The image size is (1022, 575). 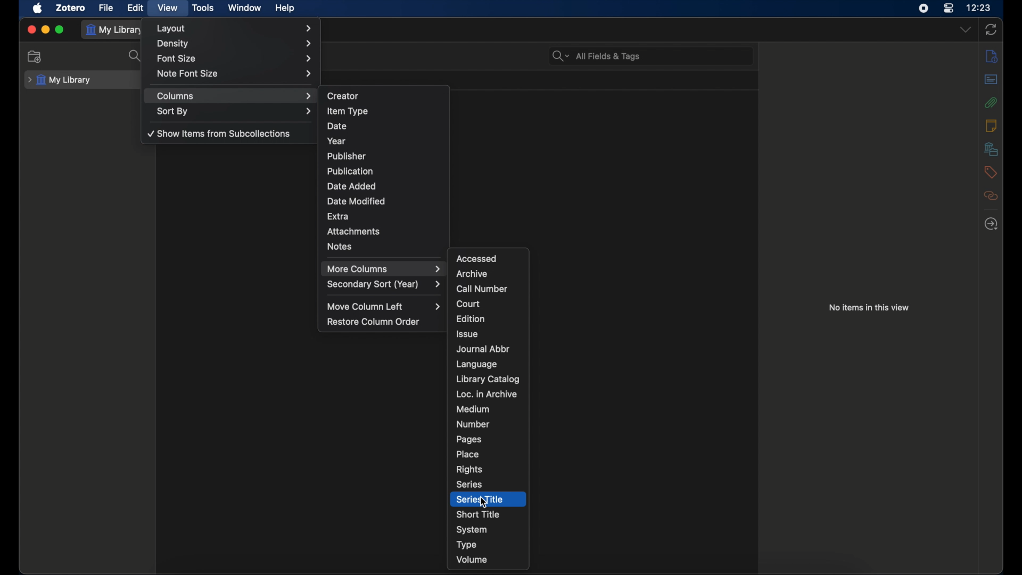 I want to click on info, so click(x=992, y=56).